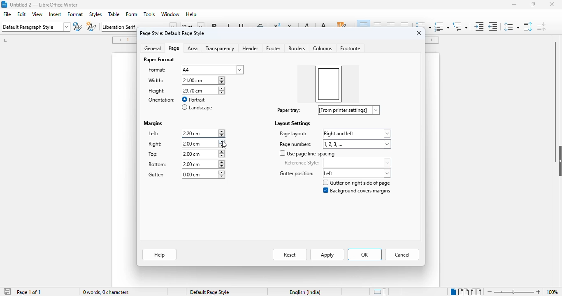 This screenshot has height=296, width=562. I want to click on logo, so click(4, 5).